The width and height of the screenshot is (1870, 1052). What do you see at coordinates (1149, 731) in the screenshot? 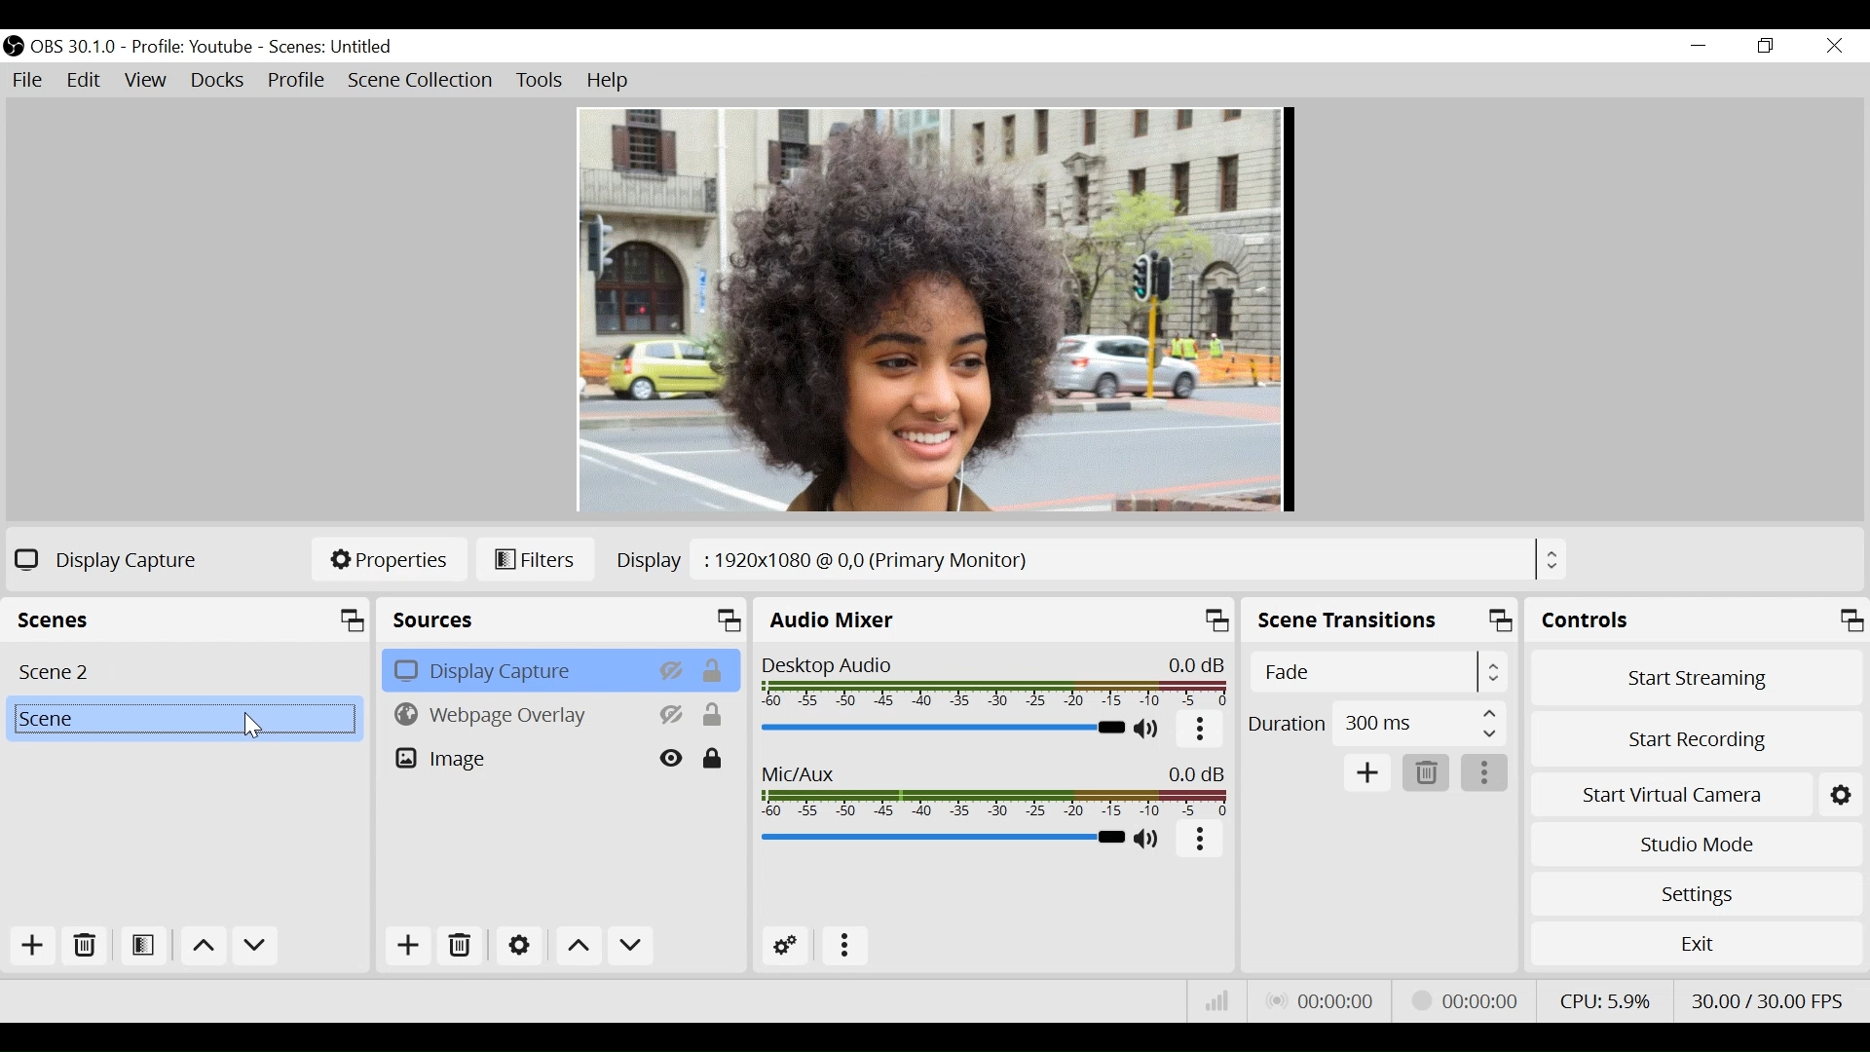
I see `(un)mute` at bounding box center [1149, 731].